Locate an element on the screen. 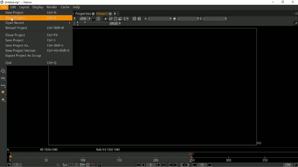 The width and height of the screenshot is (298, 167). Save Project As is located at coordinates (35, 46).